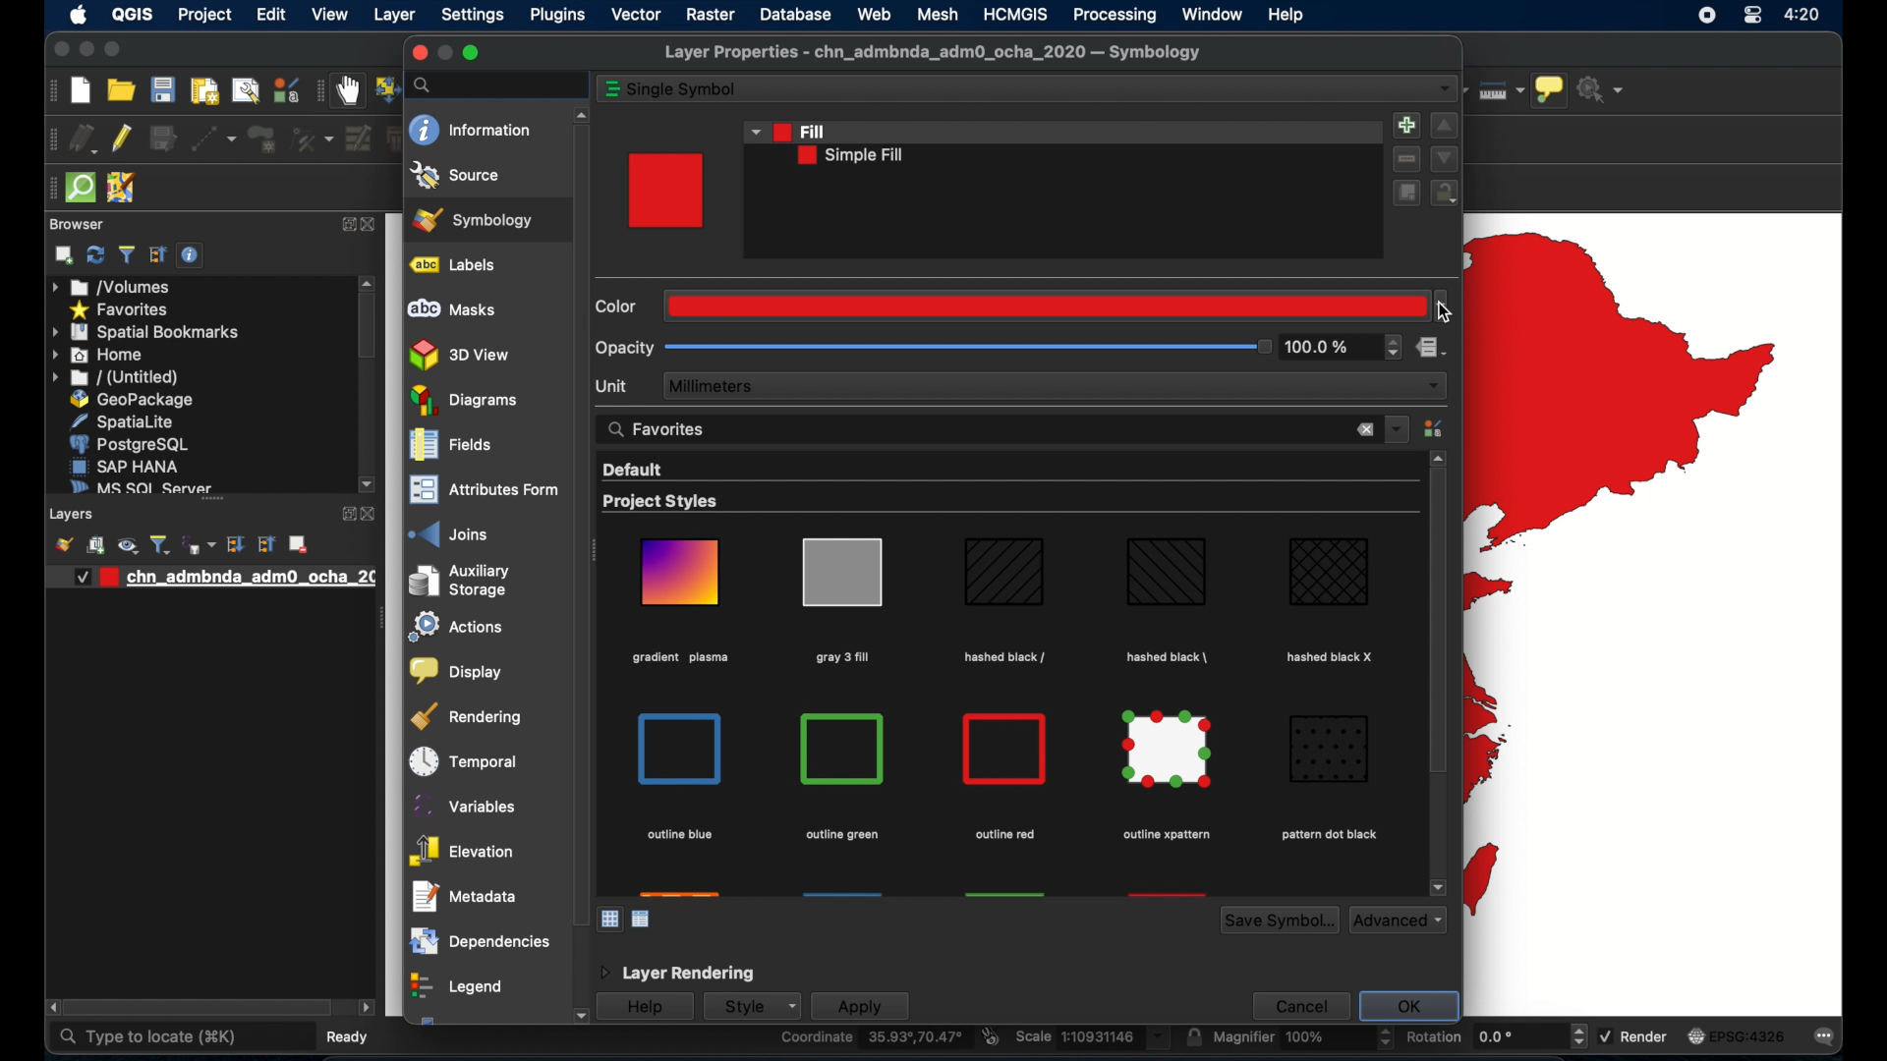 Image resolution: width=1887 pixels, height=1061 pixels. Describe the element at coordinates (1214, 14) in the screenshot. I see `window` at that location.